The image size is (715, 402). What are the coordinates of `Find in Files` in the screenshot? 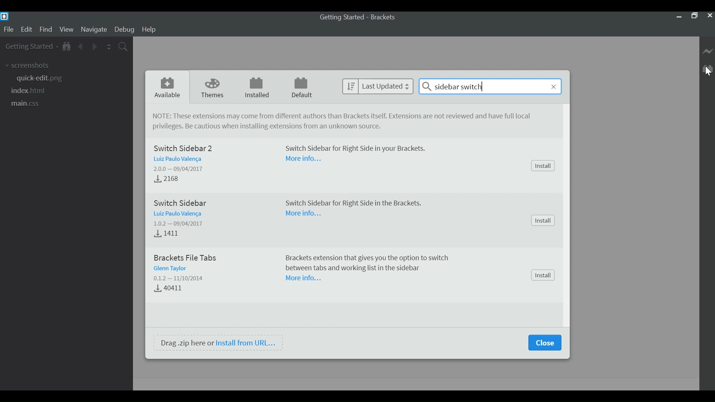 It's located at (123, 47).